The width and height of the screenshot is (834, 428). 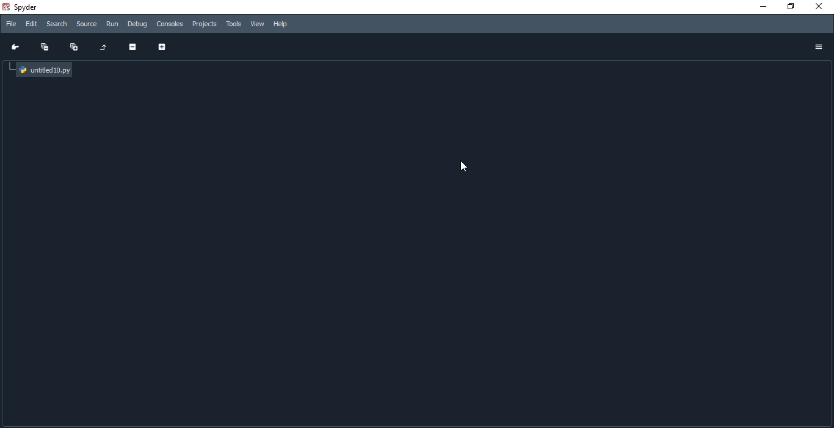 What do you see at coordinates (792, 7) in the screenshot?
I see `restore` at bounding box center [792, 7].